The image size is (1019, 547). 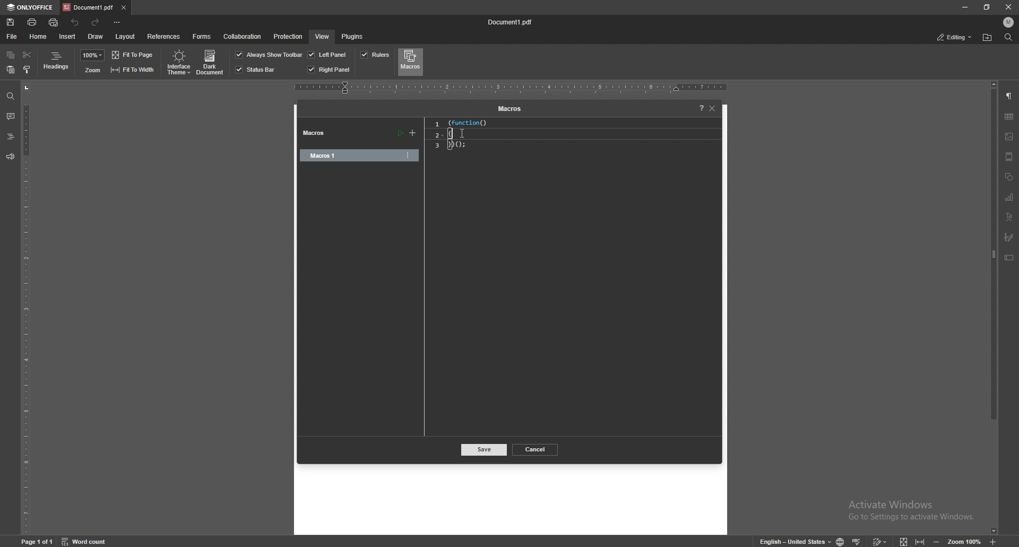 I want to click on text box, so click(x=1009, y=257).